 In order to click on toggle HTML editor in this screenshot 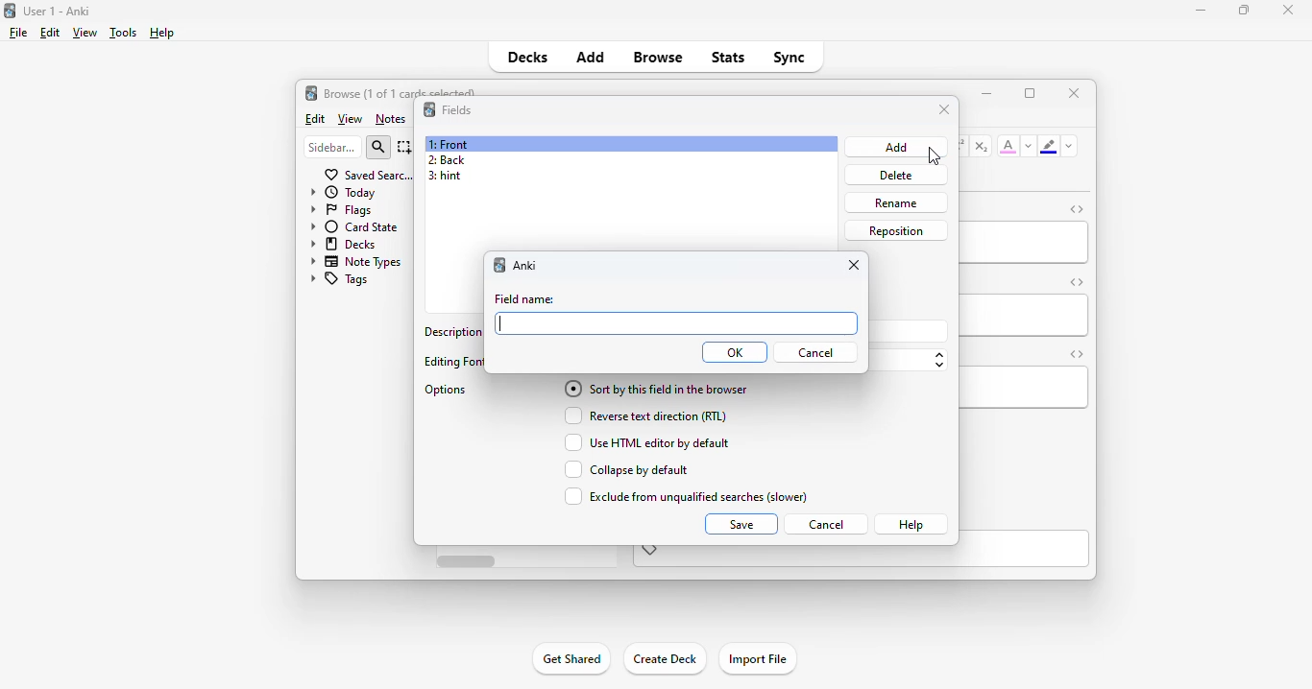, I will do `click(1078, 209)`.